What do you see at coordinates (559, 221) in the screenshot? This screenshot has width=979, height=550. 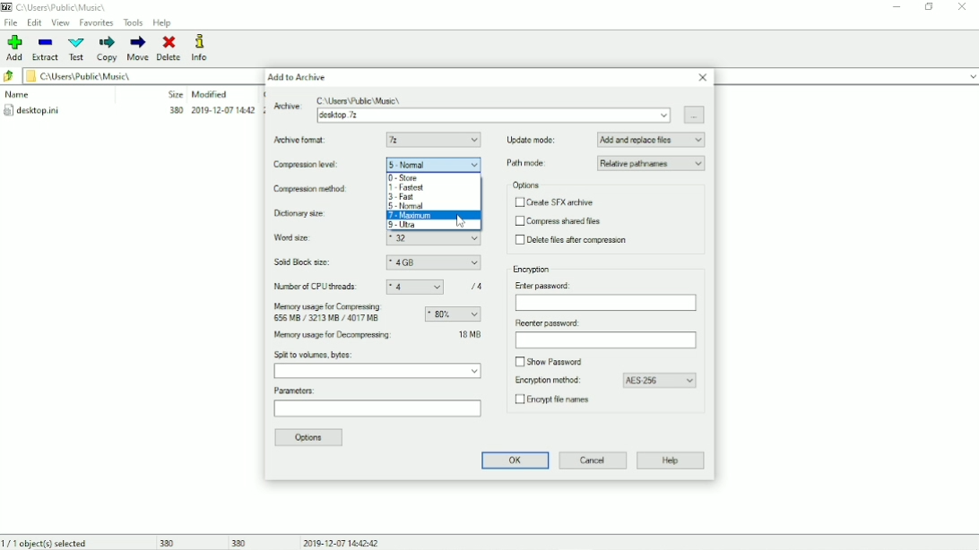 I see `Compress shared files` at bounding box center [559, 221].